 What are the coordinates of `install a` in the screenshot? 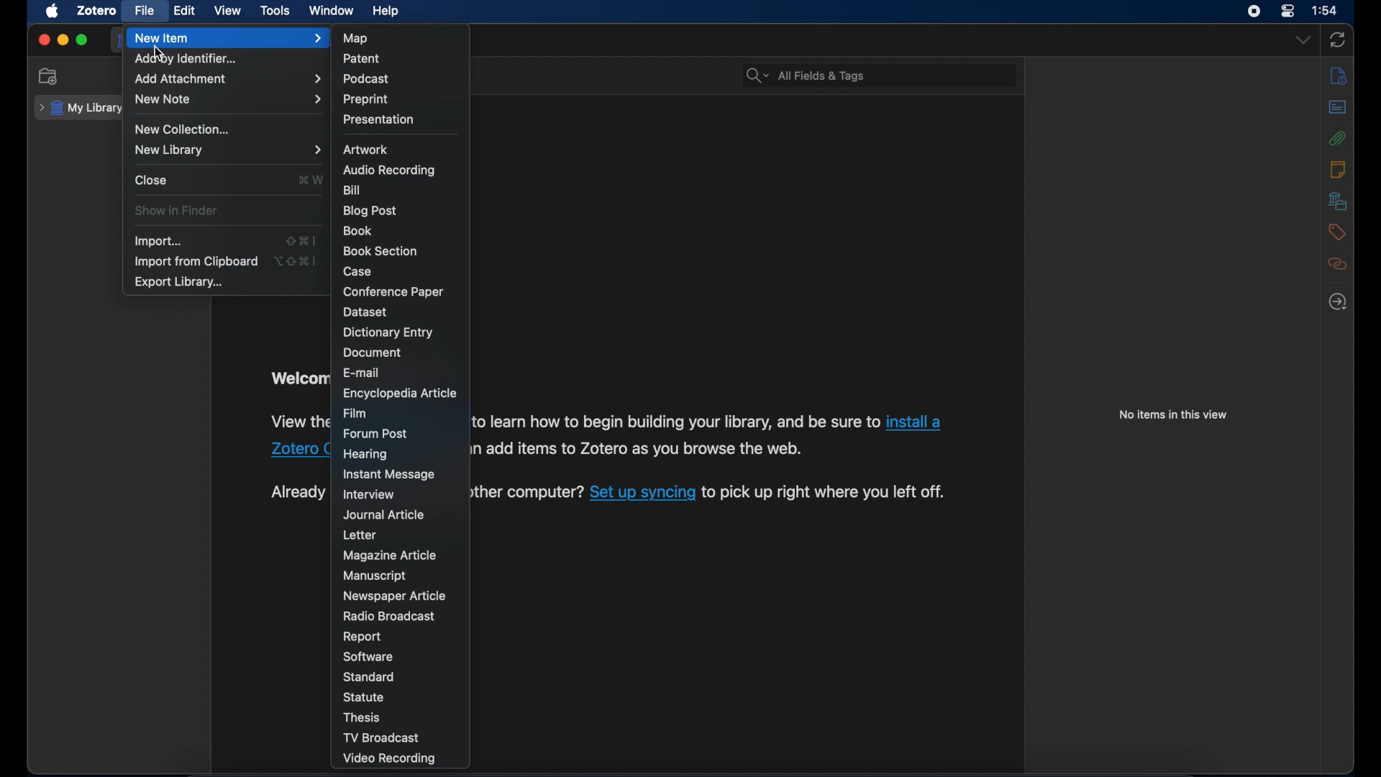 It's located at (919, 422).